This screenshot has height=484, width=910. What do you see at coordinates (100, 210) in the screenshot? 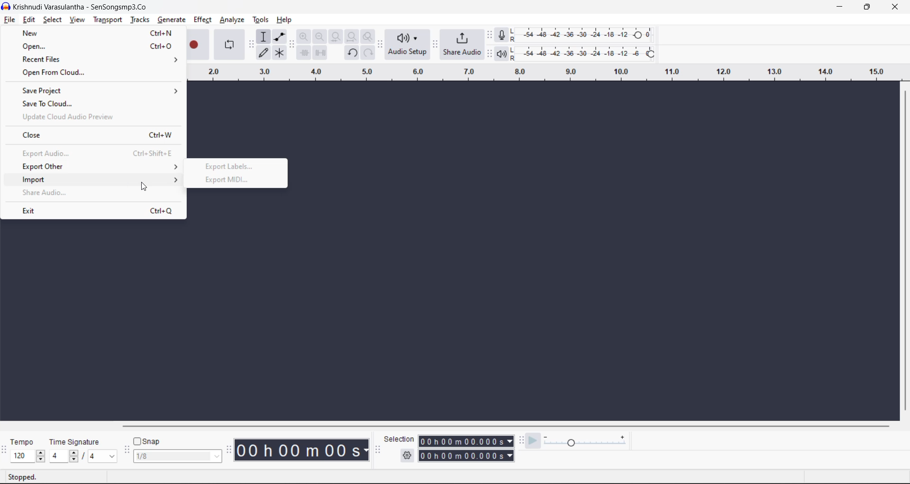
I see `exit` at bounding box center [100, 210].